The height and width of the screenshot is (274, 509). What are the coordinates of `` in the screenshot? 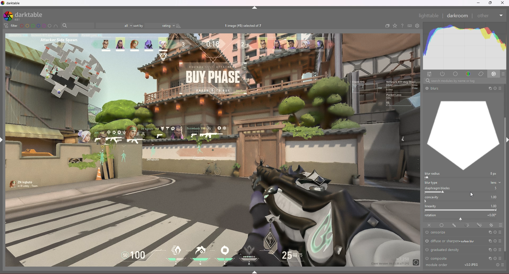 It's located at (432, 89).